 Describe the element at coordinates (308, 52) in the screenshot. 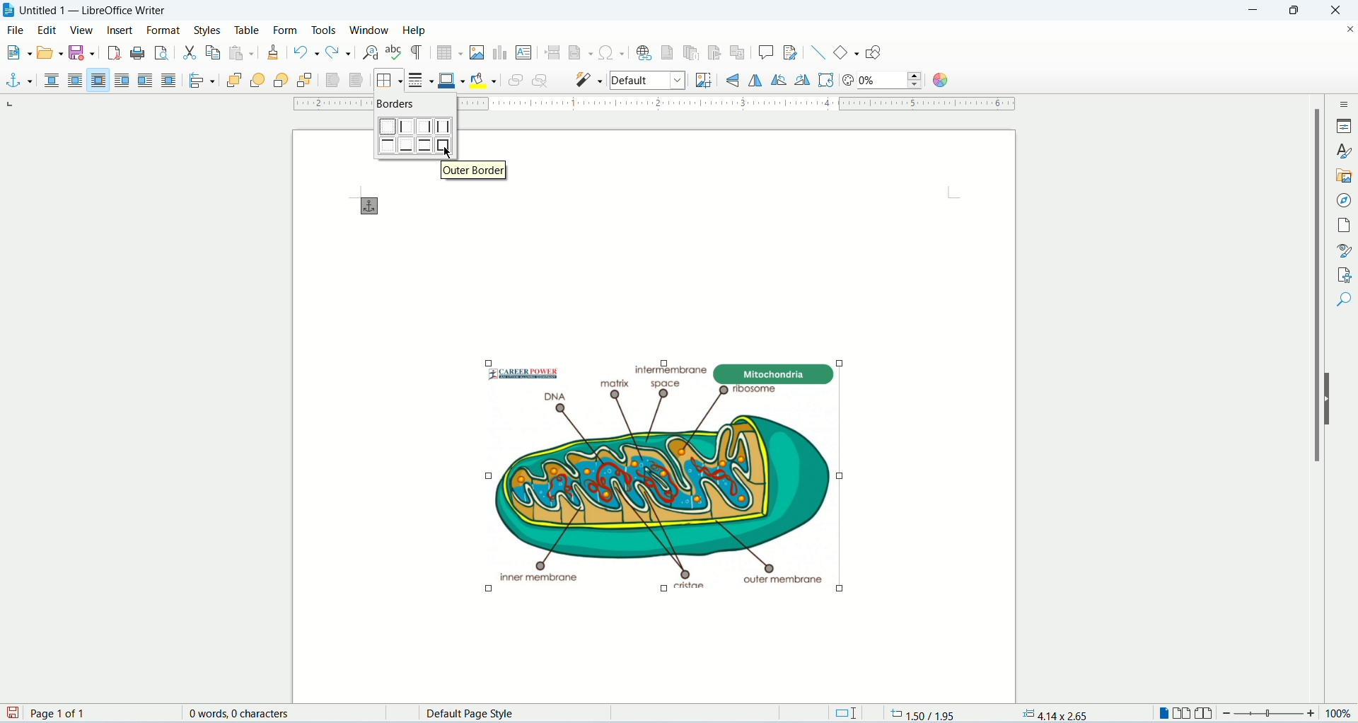

I see `undo` at that location.